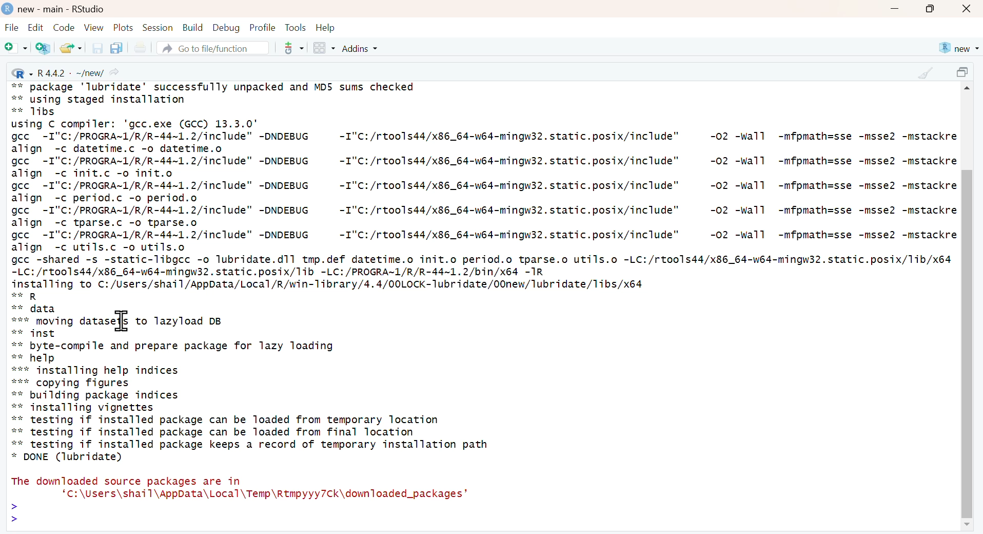 This screenshot has width=983, height=534. I want to click on Code, so click(63, 27).